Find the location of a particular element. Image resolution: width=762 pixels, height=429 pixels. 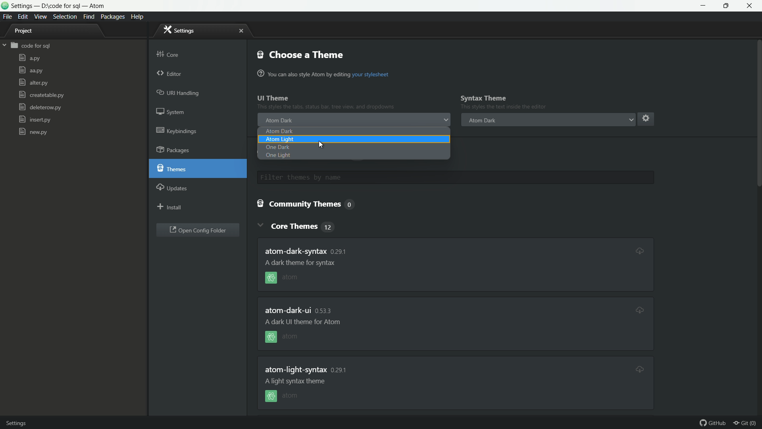

install is located at coordinates (170, 208).